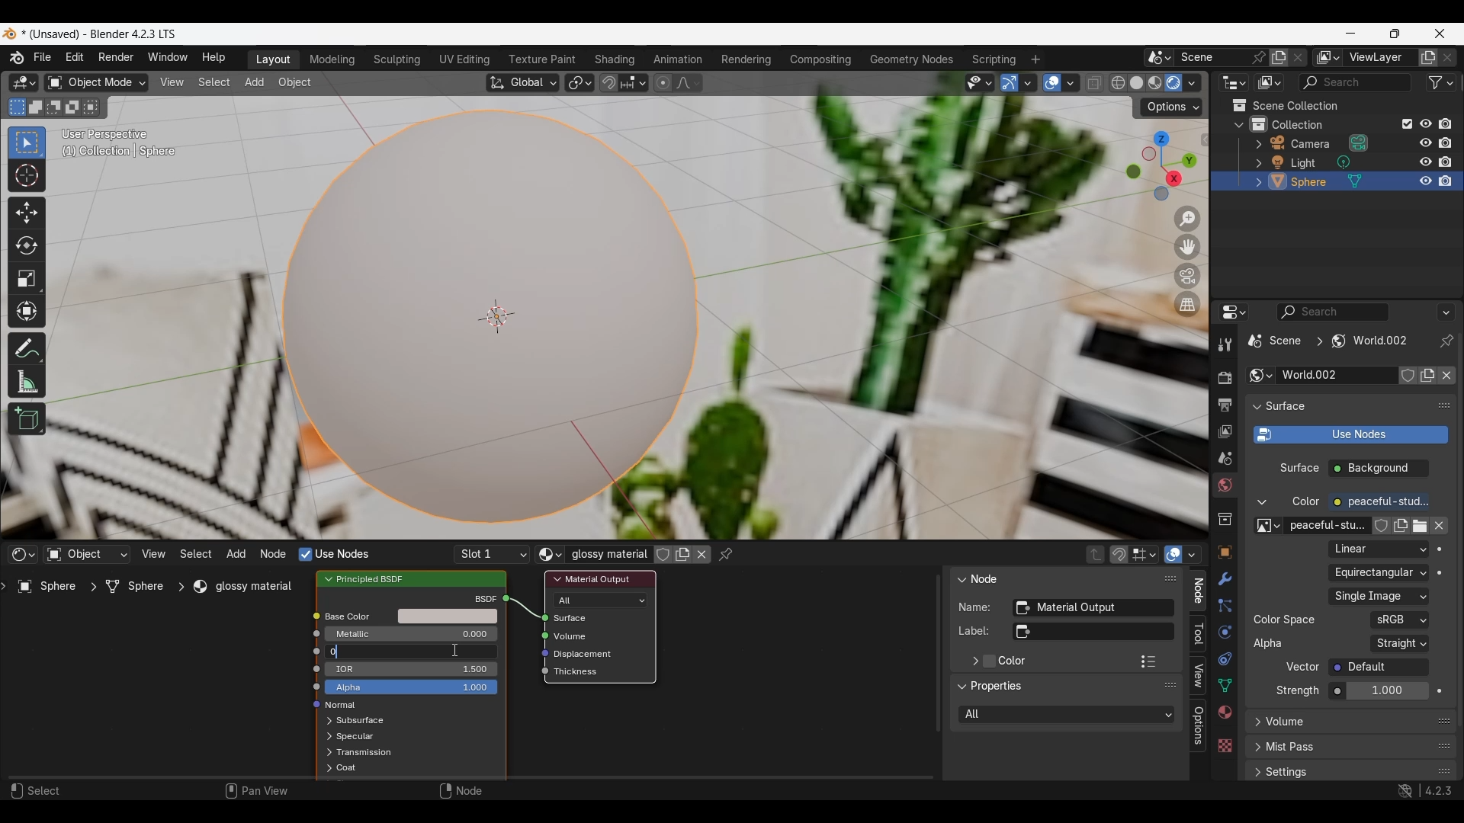 The width and height of the screenshot is (1464, 823). What do you see at coordinates (1170, 578) in the screenshot?
I see `Float panel` at bounding box center [1170, 578].